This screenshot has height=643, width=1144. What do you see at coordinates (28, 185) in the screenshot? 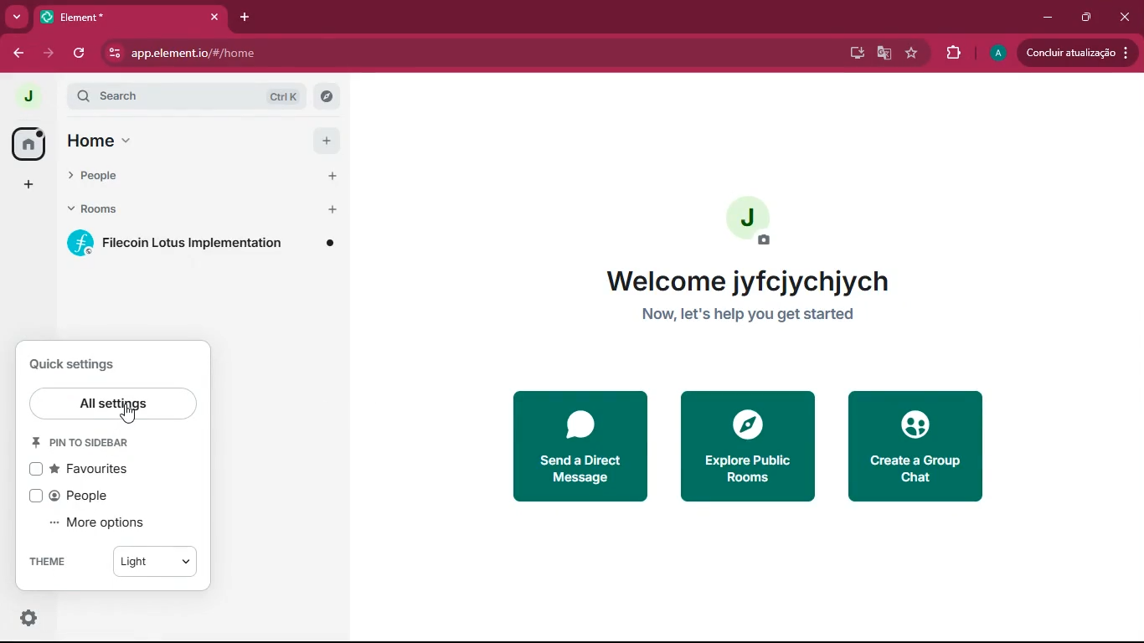
I see `add` at bounding box center [28, 185].